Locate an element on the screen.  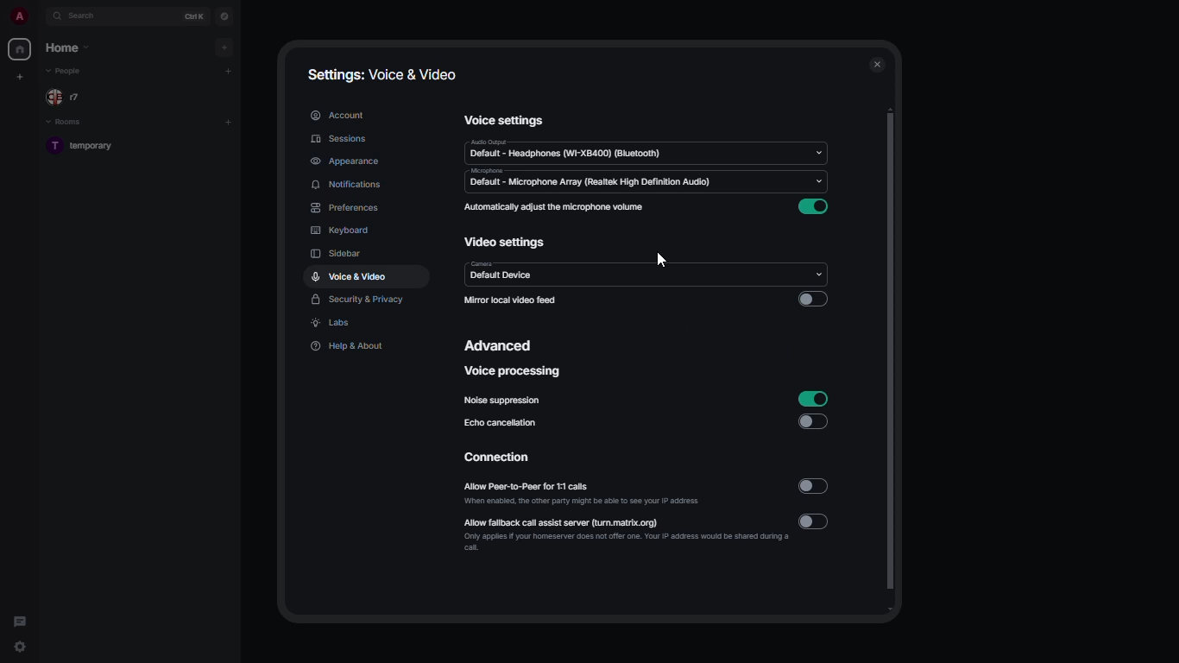
enabled is located at coordinates (816, 207).